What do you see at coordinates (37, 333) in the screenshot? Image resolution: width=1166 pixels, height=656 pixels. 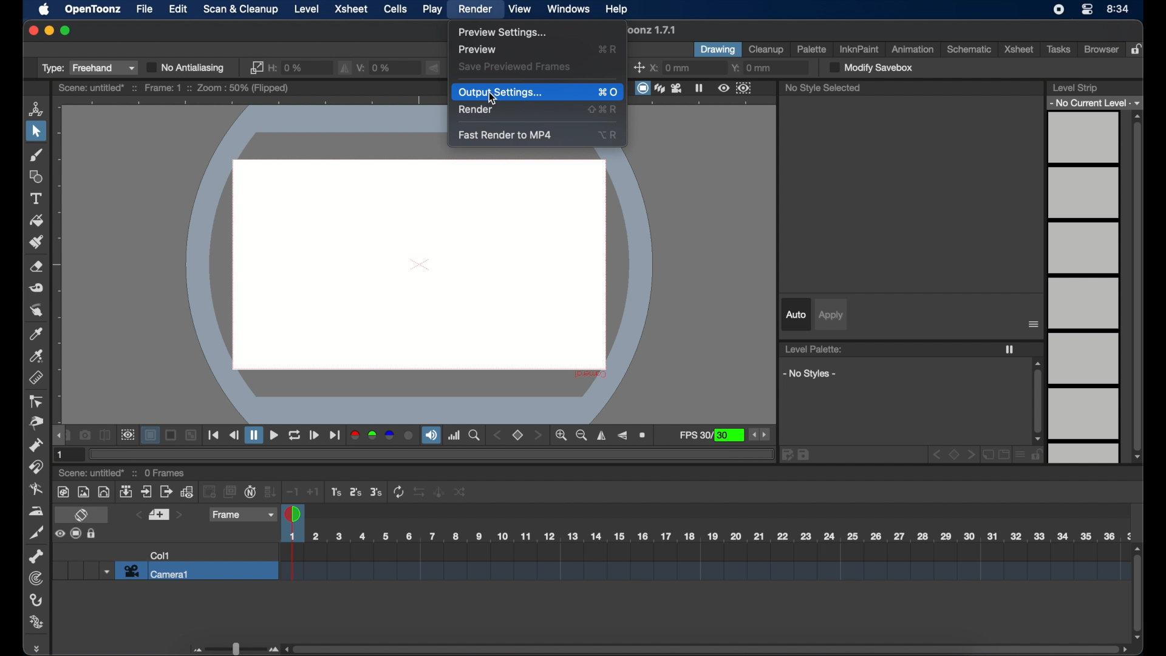 I see `color picker tool` at bounding box center [37, 333].